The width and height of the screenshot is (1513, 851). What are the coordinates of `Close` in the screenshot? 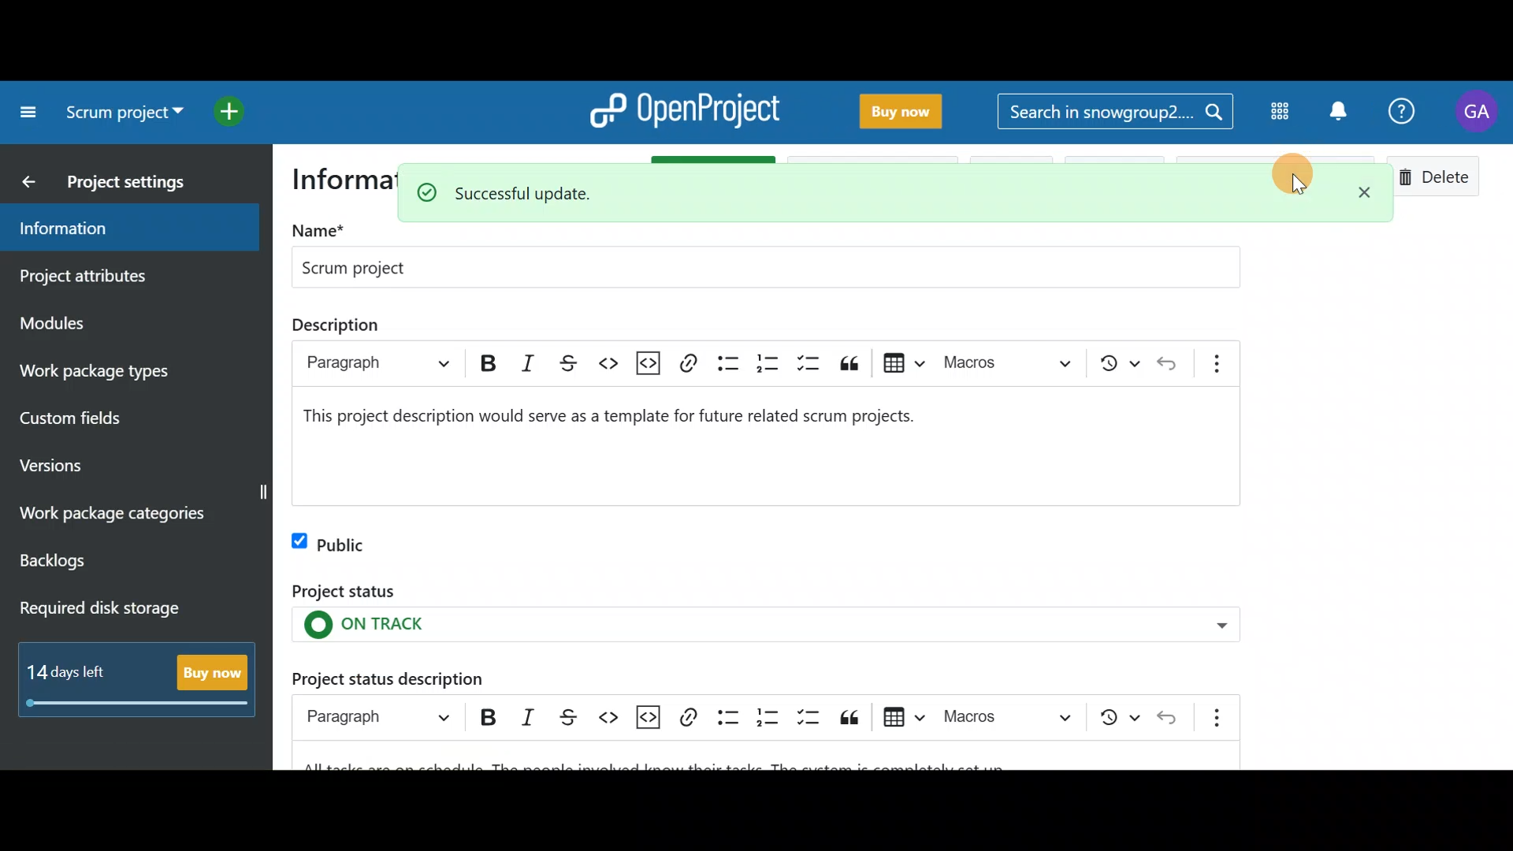 It's located at (1366, 185).